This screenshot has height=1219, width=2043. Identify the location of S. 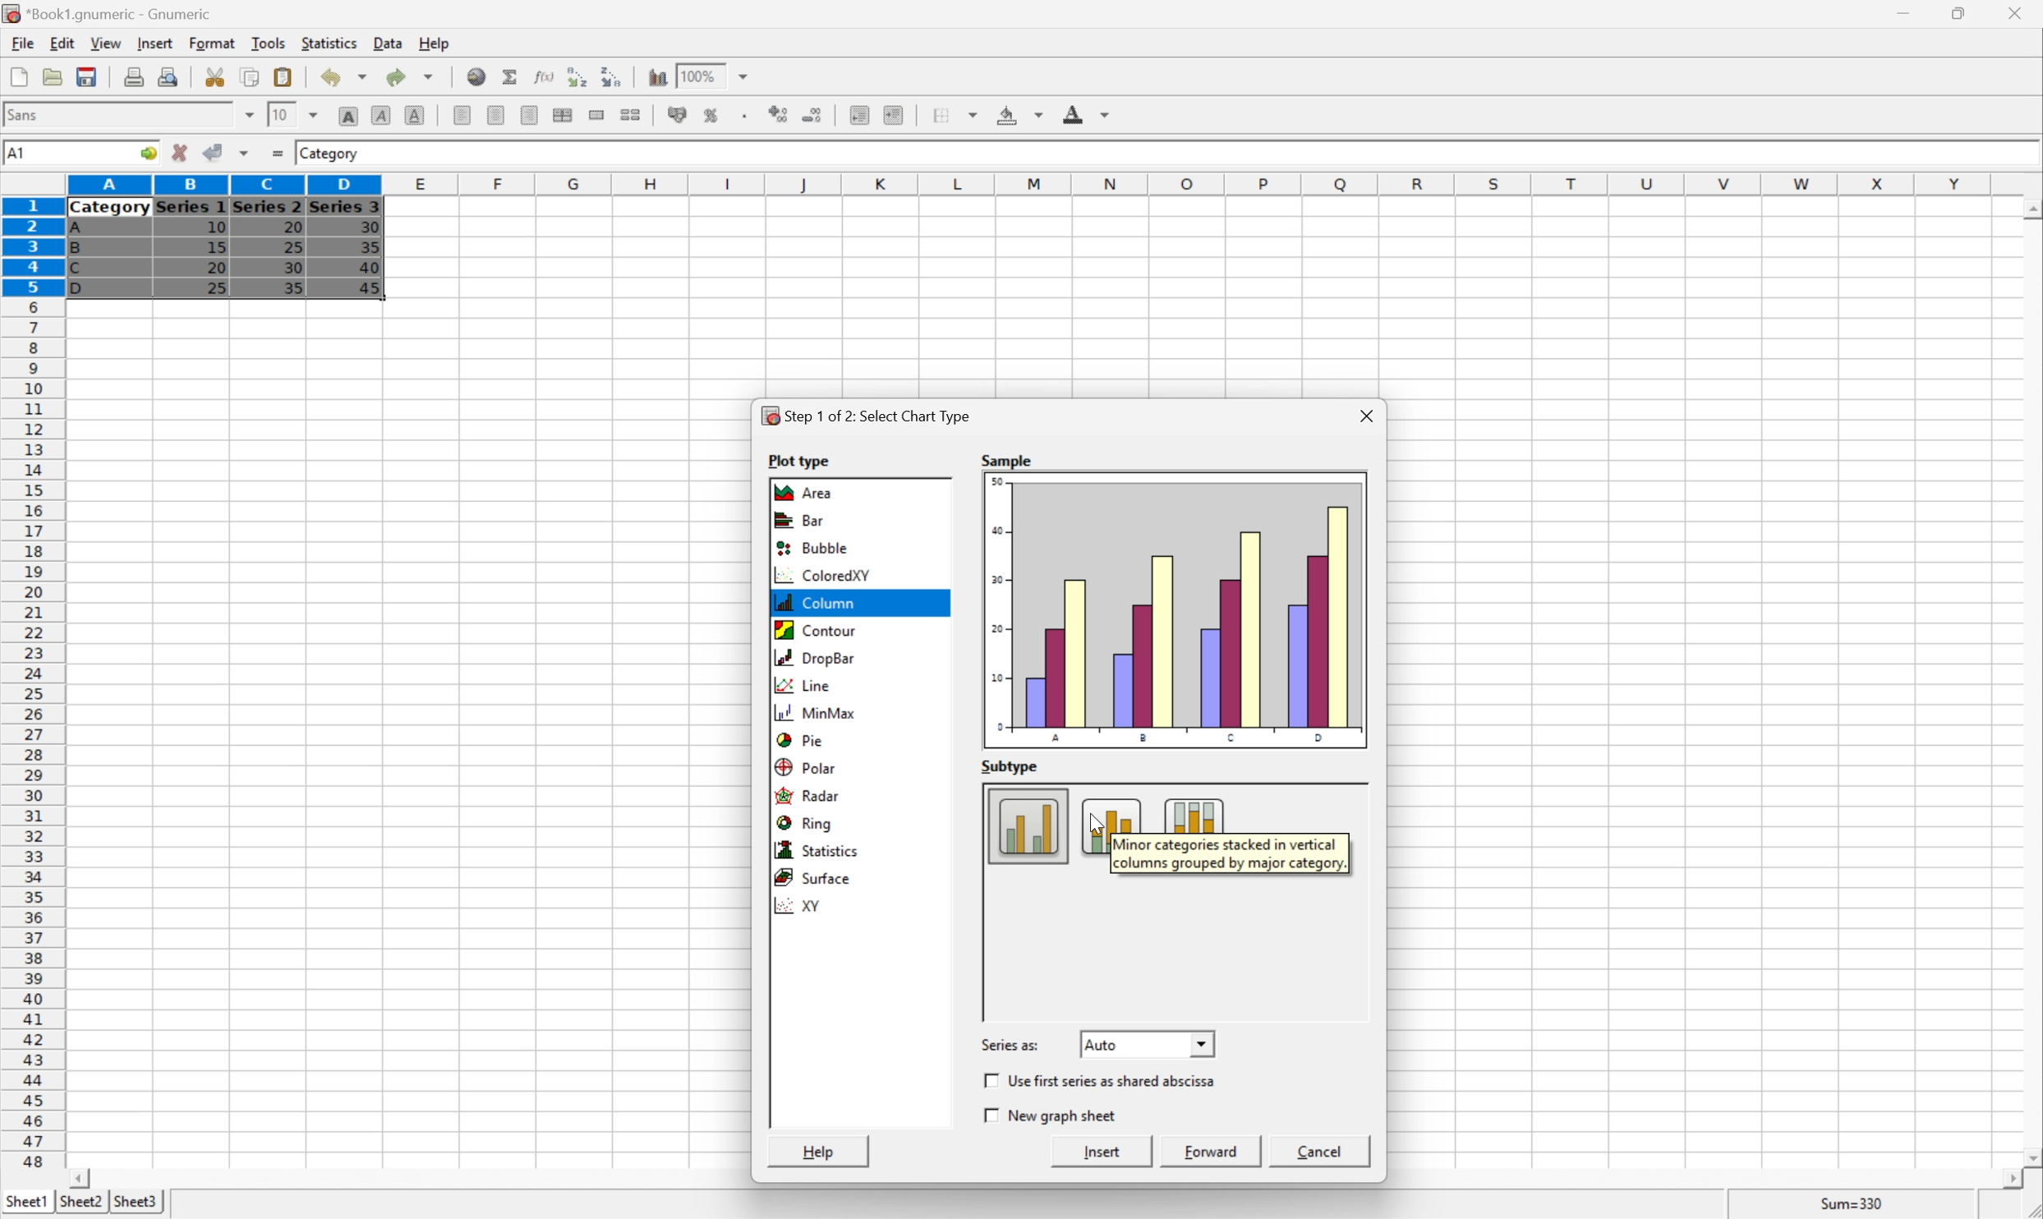
(1008, 461).